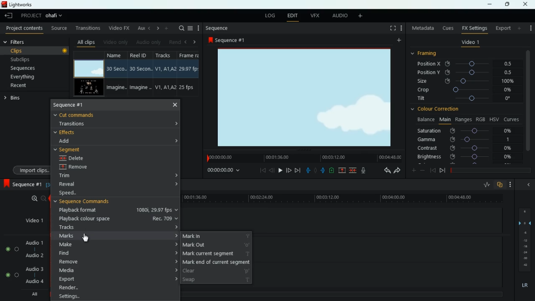  I want to click on mic, so click(363, 170).